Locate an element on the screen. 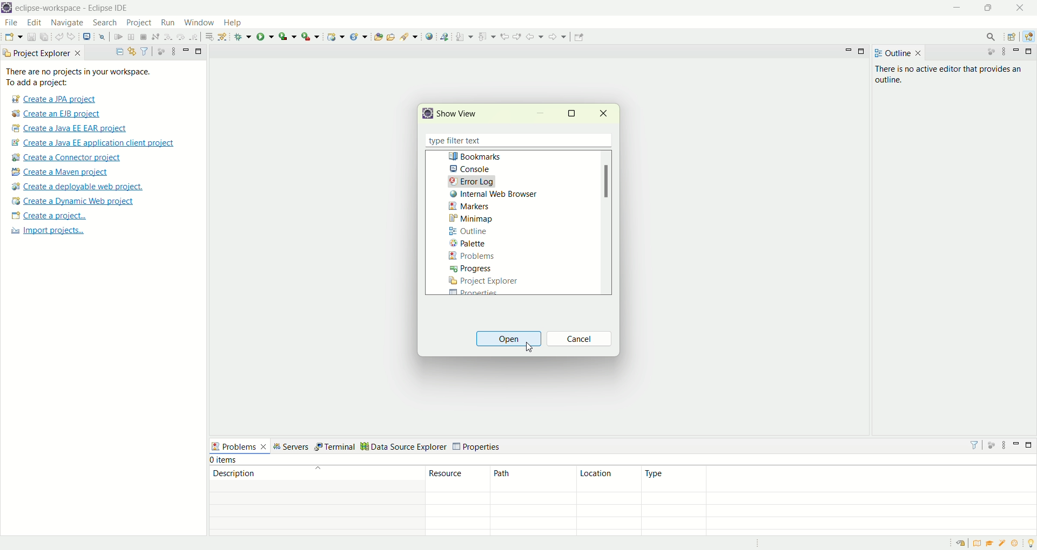 This screenshot has height=550, width=1037. terminal is located at coordinates (335, 445).